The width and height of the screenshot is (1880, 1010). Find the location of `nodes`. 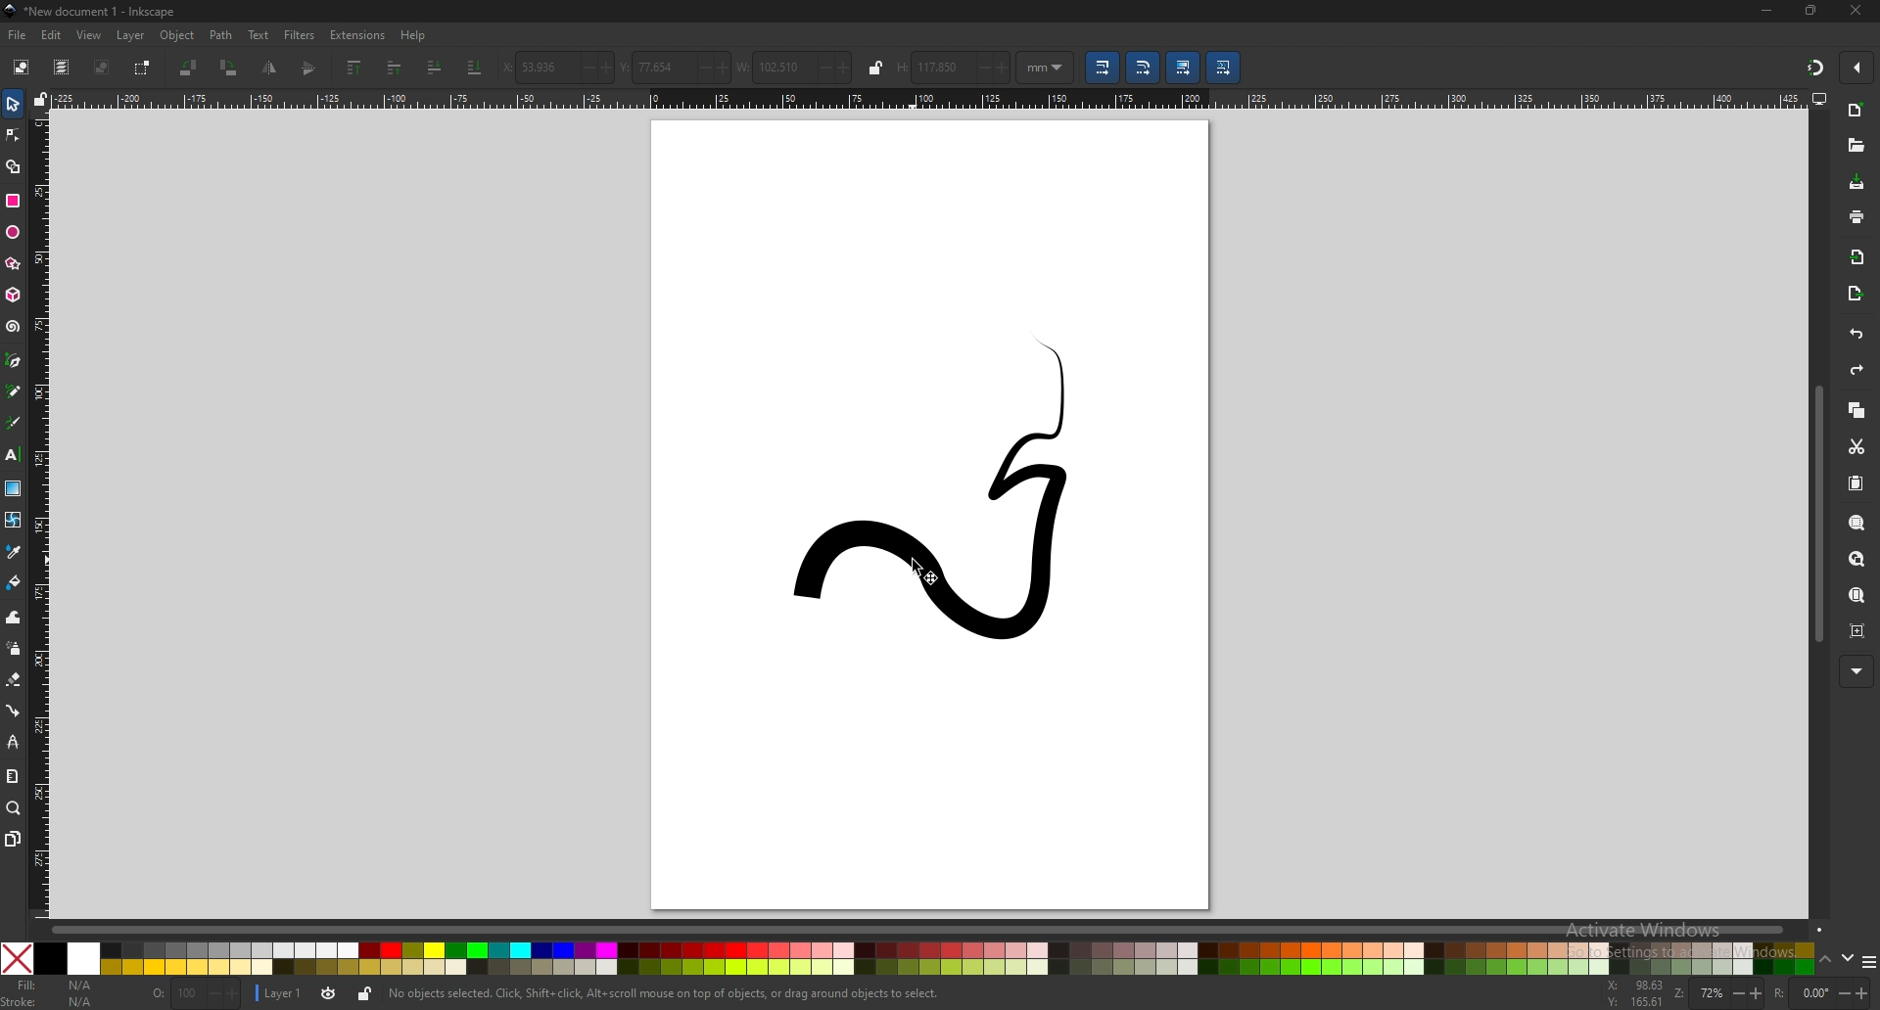

nodes is located at coordinates (14, 134).